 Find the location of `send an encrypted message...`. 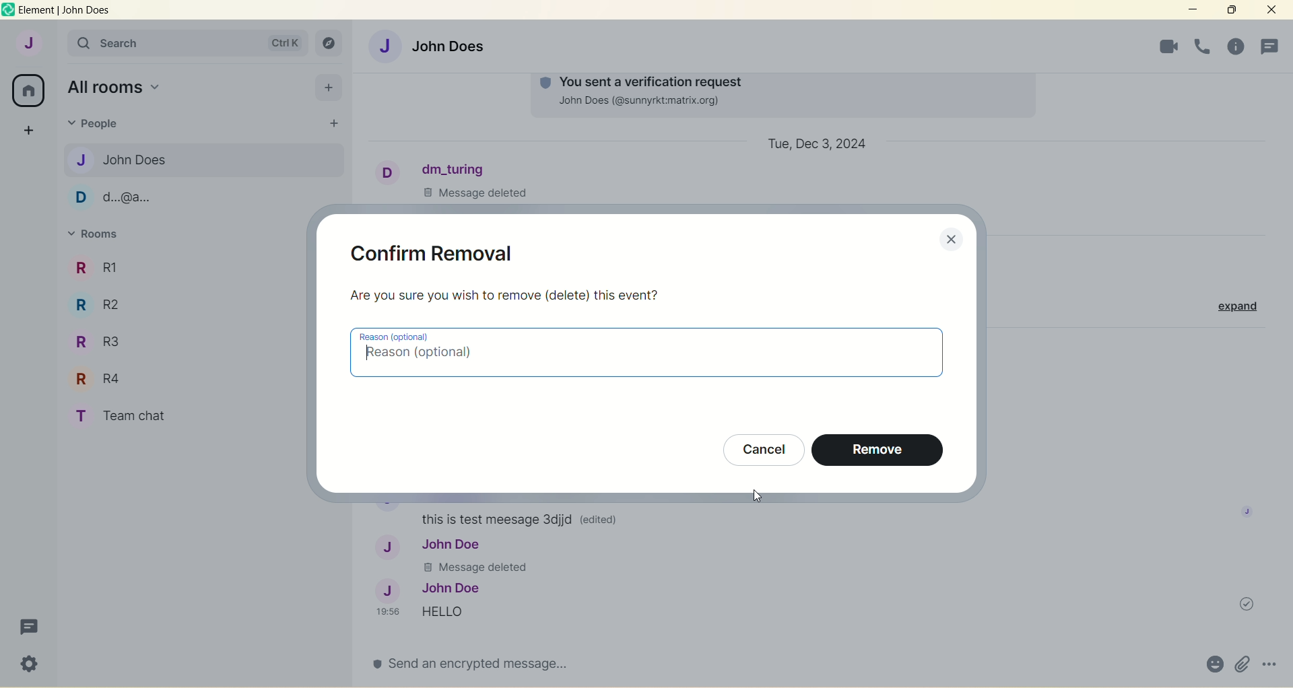

send an encrypted message... is located at coordinates (478, 669).